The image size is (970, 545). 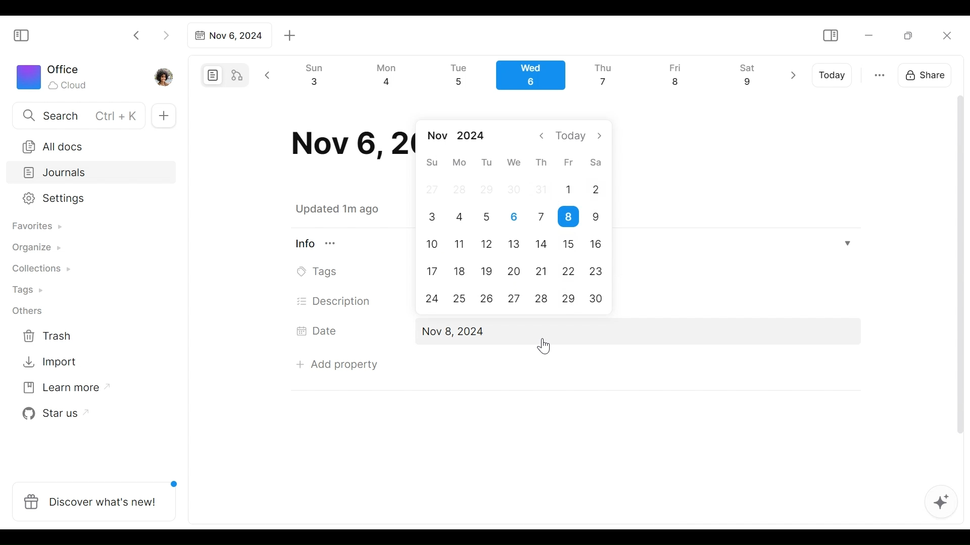 What do you see at coordinates (830, 36) in the screenshot?
I see `Show/Hide Sidebar` at bounding box center [830, 36].